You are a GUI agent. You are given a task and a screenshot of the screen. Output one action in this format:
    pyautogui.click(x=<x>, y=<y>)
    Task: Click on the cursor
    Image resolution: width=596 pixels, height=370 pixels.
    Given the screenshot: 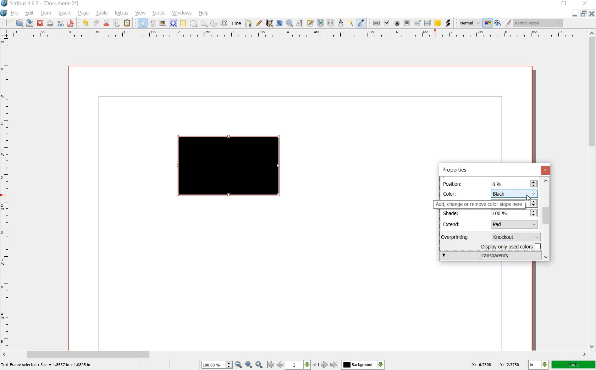 What is the action you would take?
    pyautogui.click(x=529, y=198)
    